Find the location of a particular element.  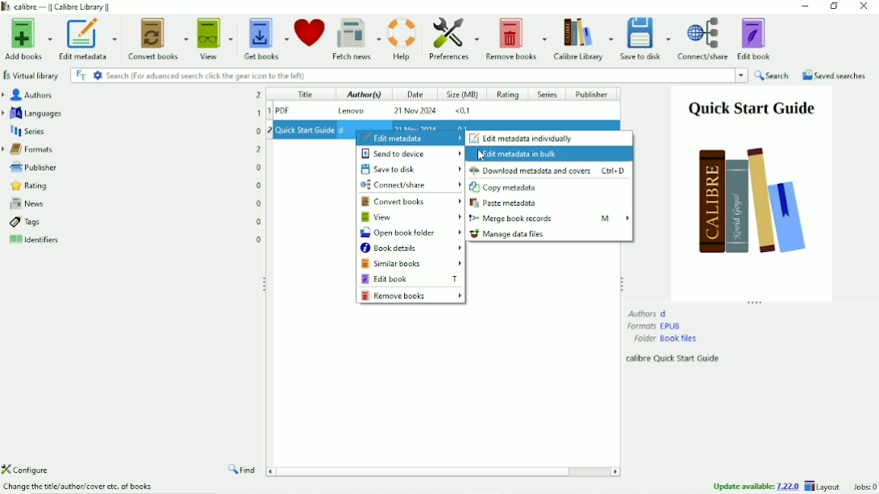

Remove books is located at coordinates (515, 38).